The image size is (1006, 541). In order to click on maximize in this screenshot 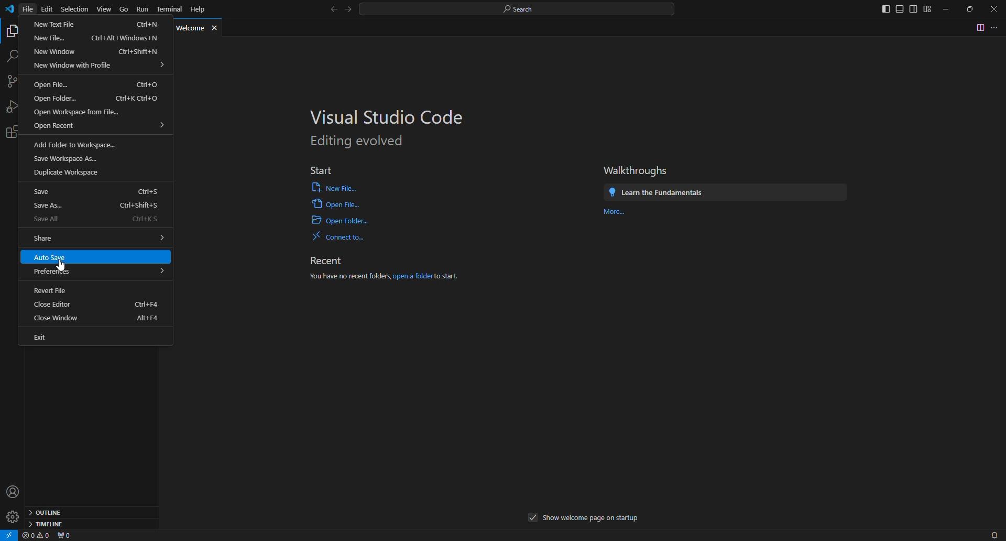, I will do `click(970, 9)`.